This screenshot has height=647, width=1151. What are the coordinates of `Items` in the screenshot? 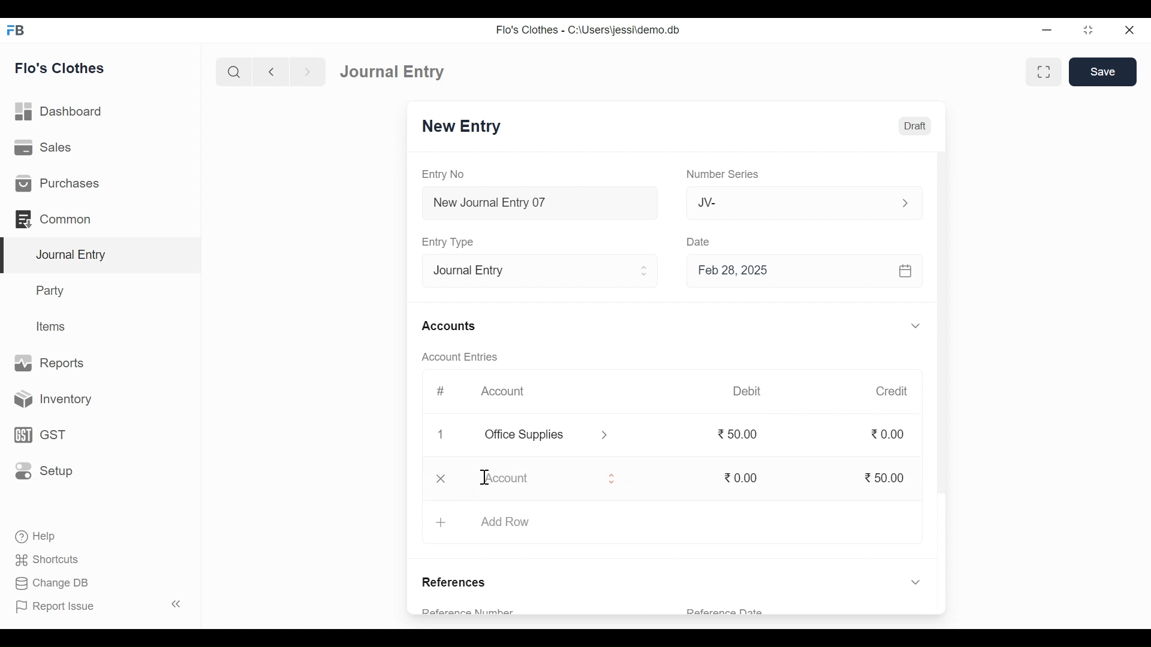 It's located at (53, 326).